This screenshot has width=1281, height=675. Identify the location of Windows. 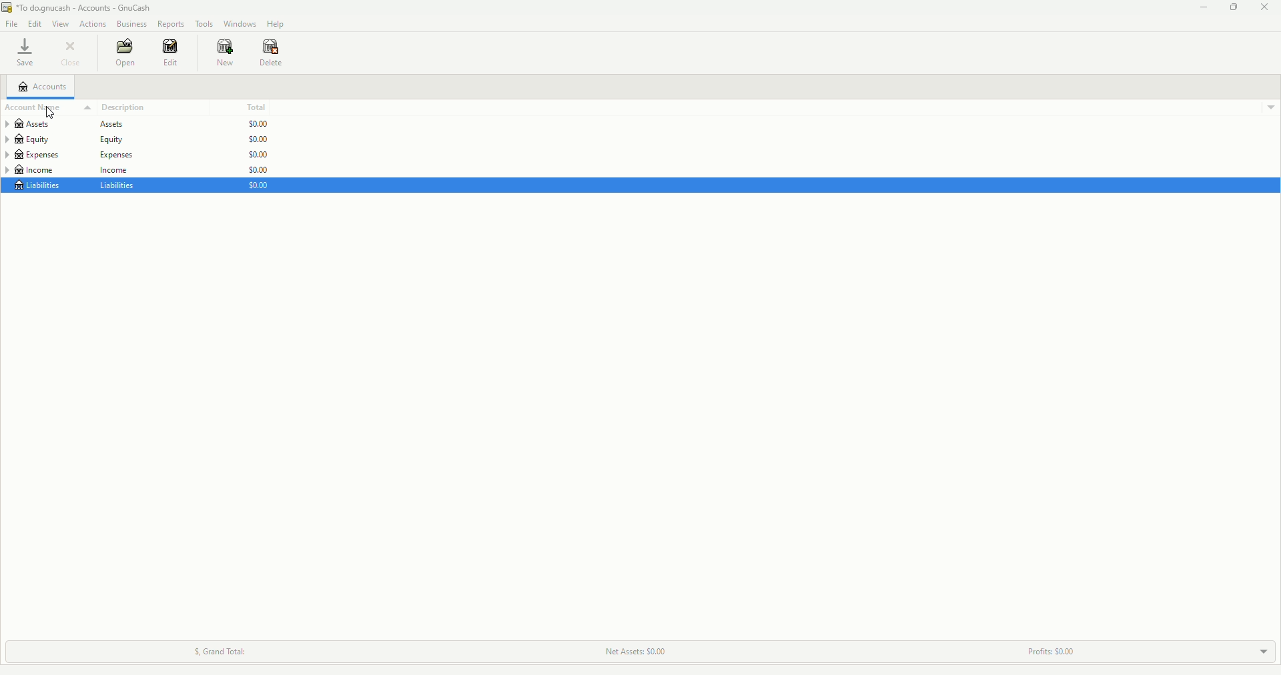
(242, 22).